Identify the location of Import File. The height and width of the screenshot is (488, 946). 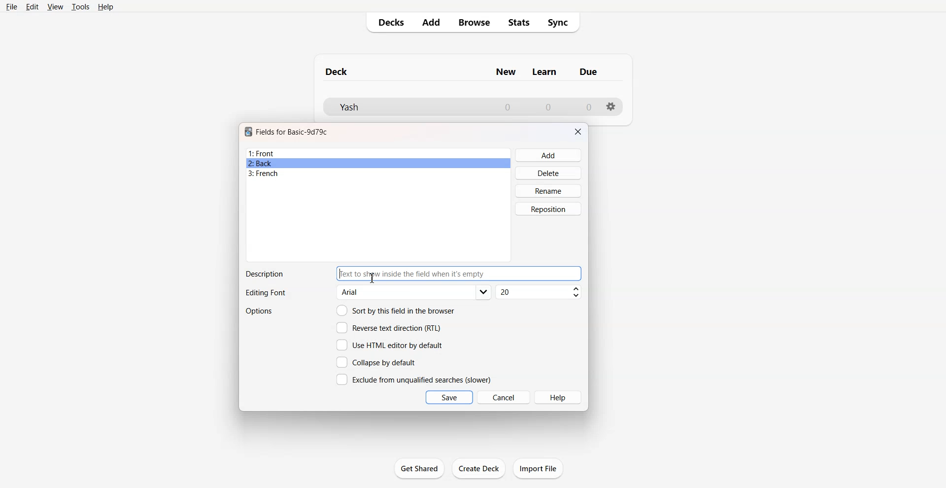
(538, 468).